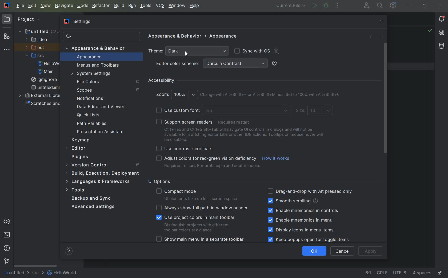 Image resolution: width=448 pixels, height=278 pixels. Describe the element at coordinates (207, 162) in the screenshot. I see `ADJUST COLORS FOR RED-GREEN VISION DEFICIENCY` at that location.